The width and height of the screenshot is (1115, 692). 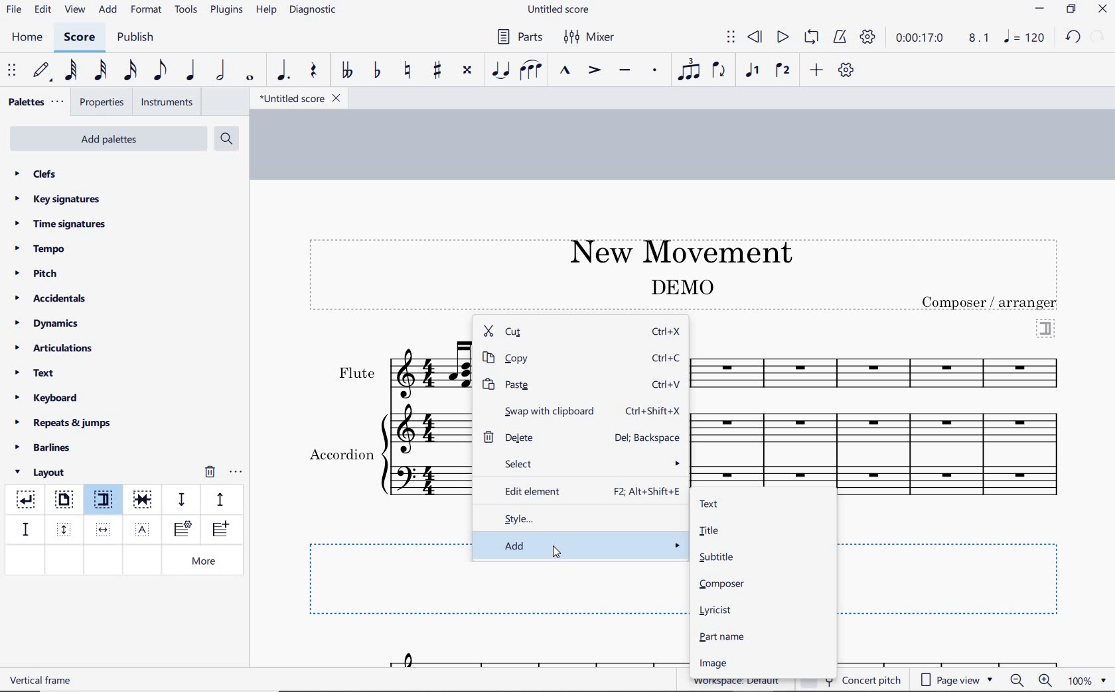 What do you see at coordinates (63, 501) in the screenshot?
I see `page break` at bounding box center [63, 501].